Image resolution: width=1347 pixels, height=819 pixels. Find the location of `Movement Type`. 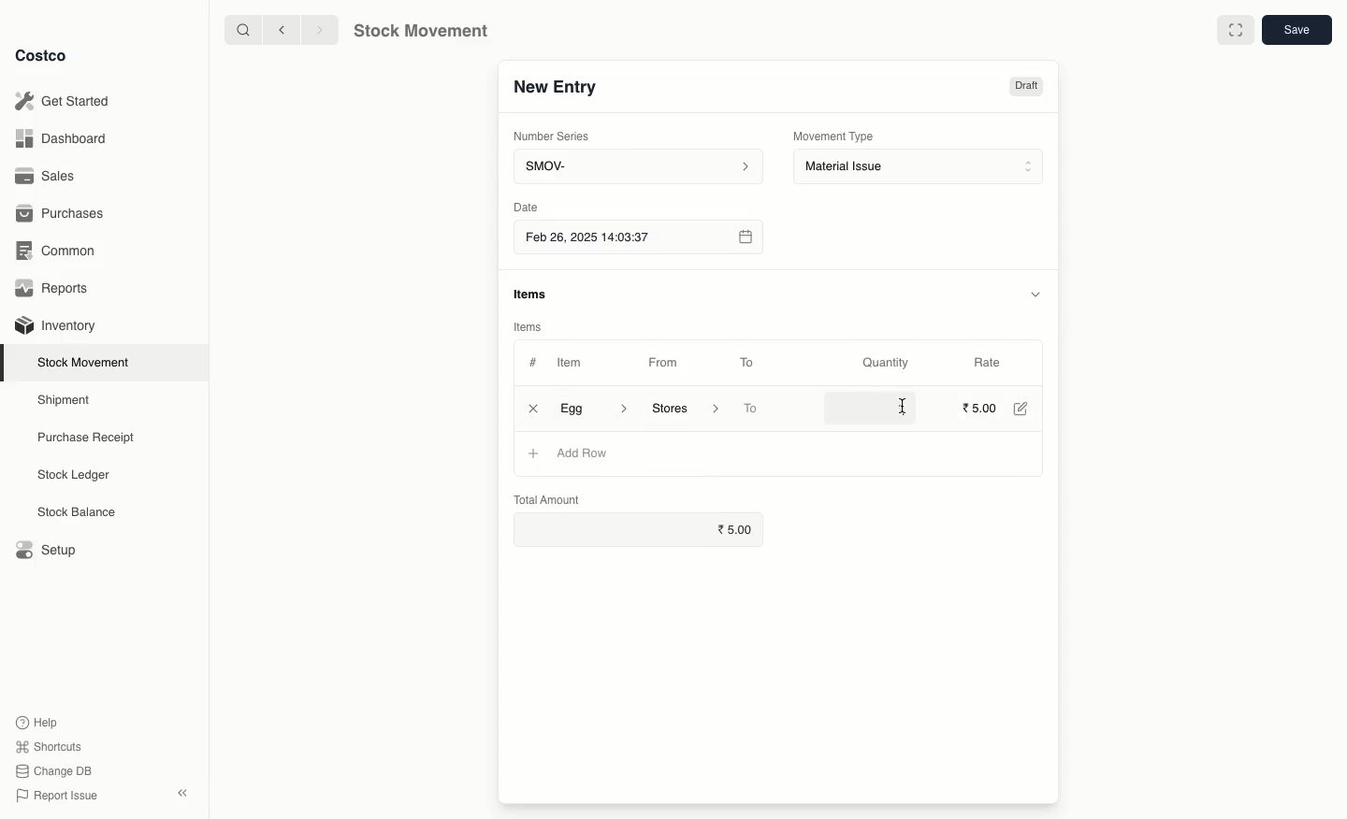

Movement Type is located at coordinates (834, 136).